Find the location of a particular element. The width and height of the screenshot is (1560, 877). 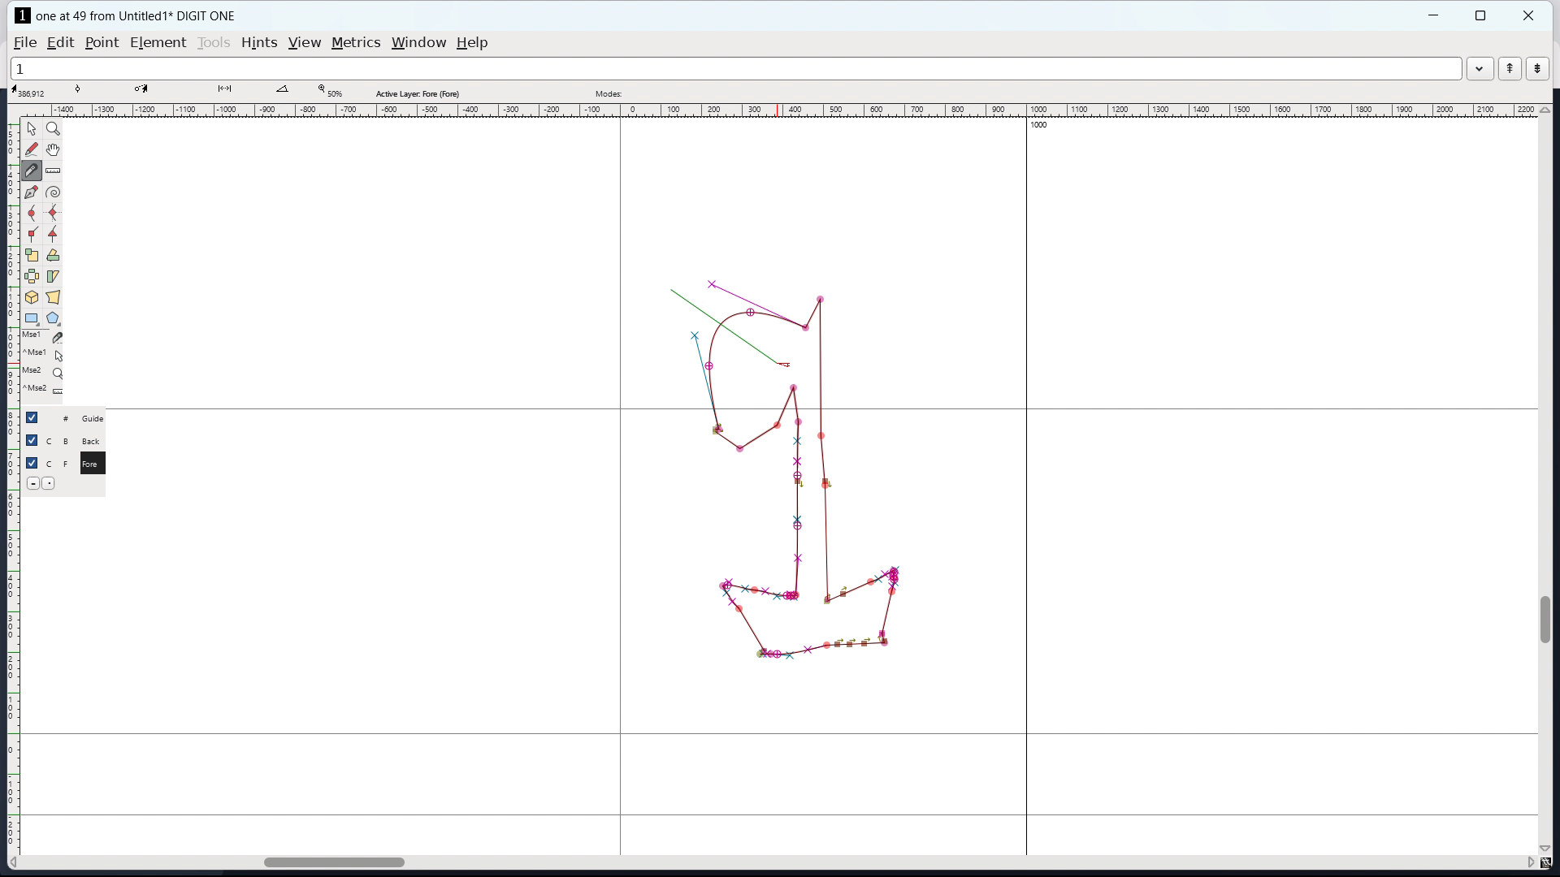

window is located at coordinates (419, 43).